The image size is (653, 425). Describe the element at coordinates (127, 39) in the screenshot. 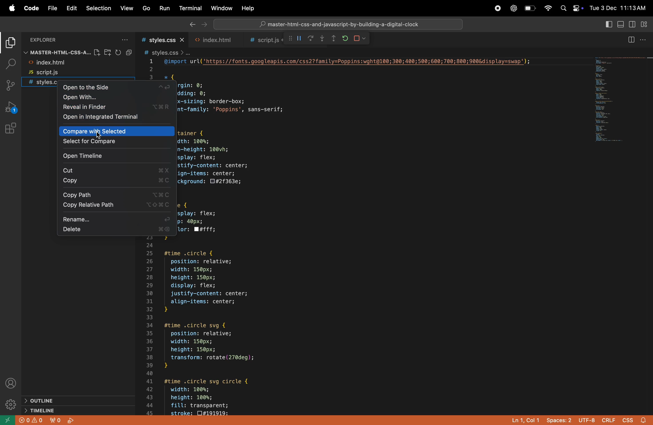

I see `options` at that location.